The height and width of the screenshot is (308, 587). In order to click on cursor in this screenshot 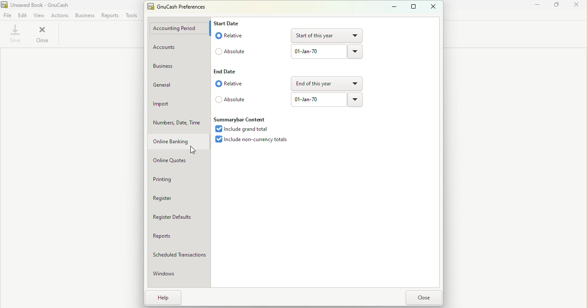, I will do `click(192, 151)`.